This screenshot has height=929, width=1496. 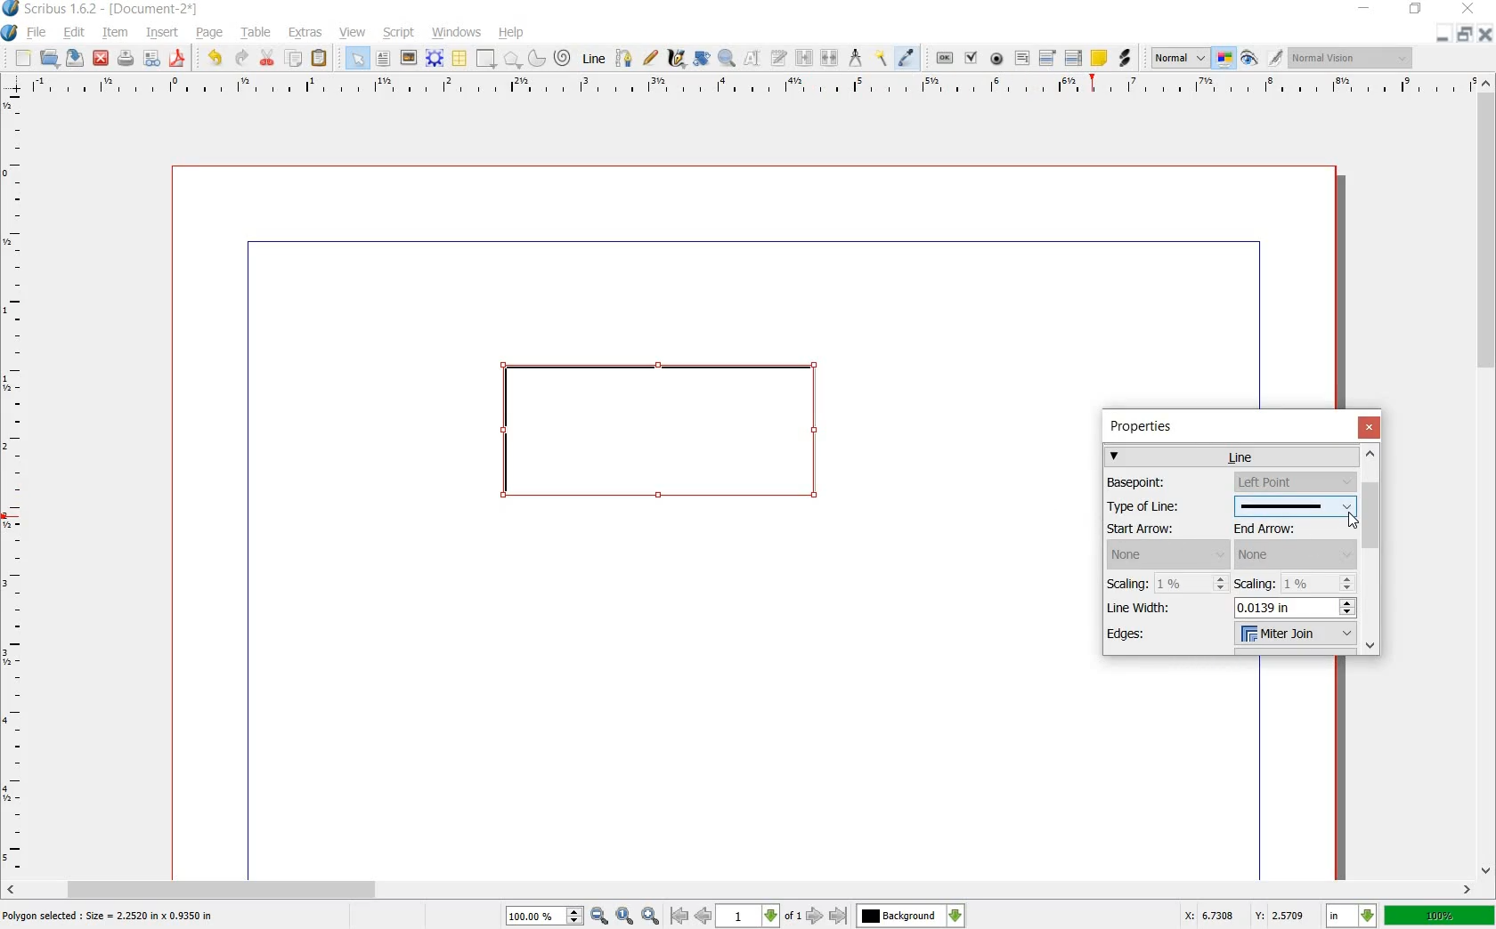 I want to click on Basepoint:, so click(x=1160, y=482).